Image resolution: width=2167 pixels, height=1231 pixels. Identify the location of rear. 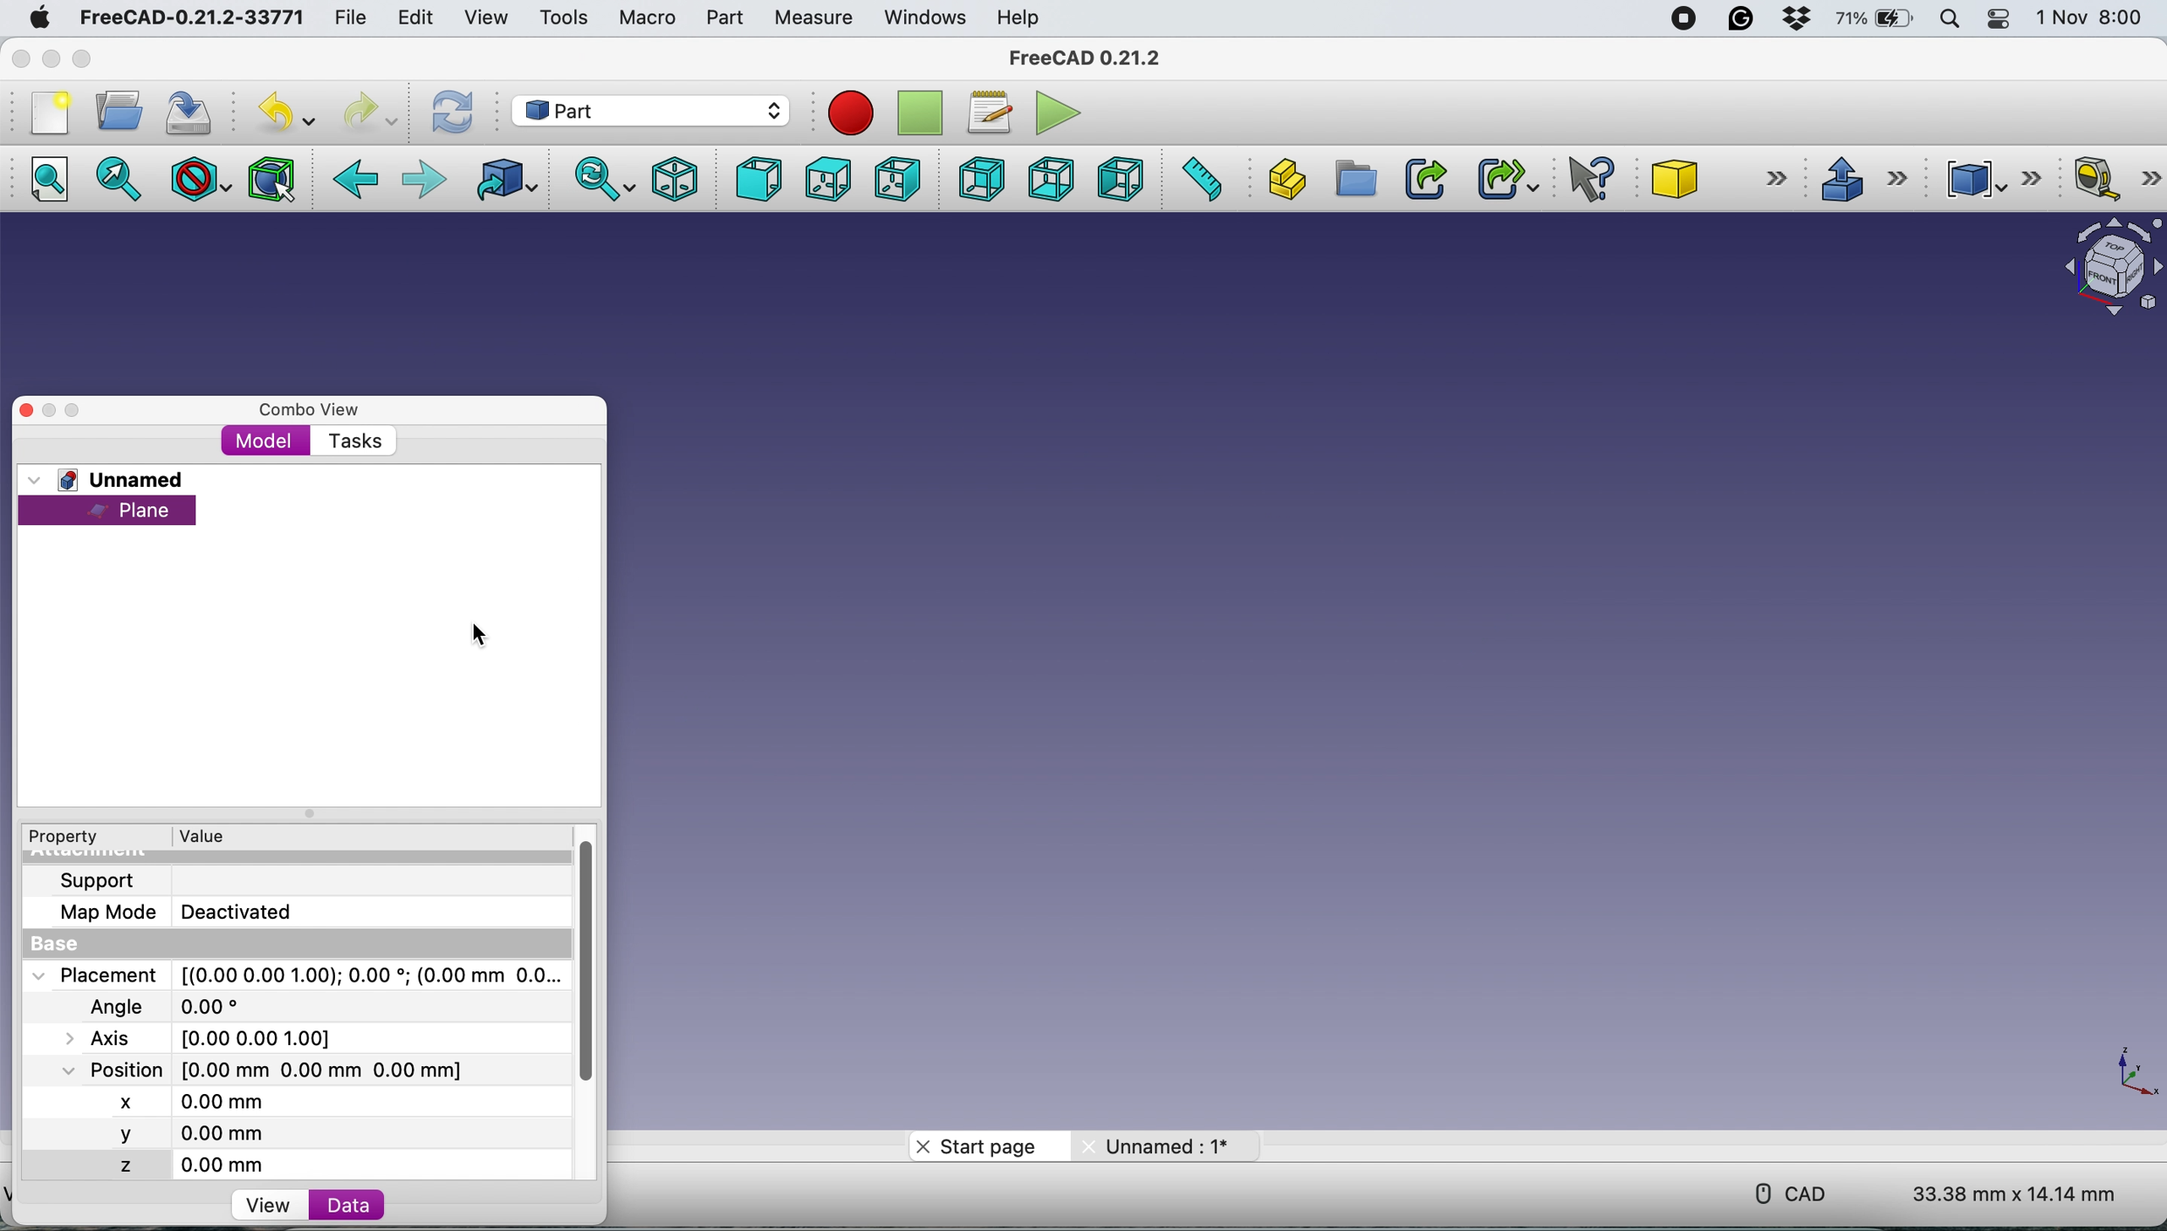
(981, 177).